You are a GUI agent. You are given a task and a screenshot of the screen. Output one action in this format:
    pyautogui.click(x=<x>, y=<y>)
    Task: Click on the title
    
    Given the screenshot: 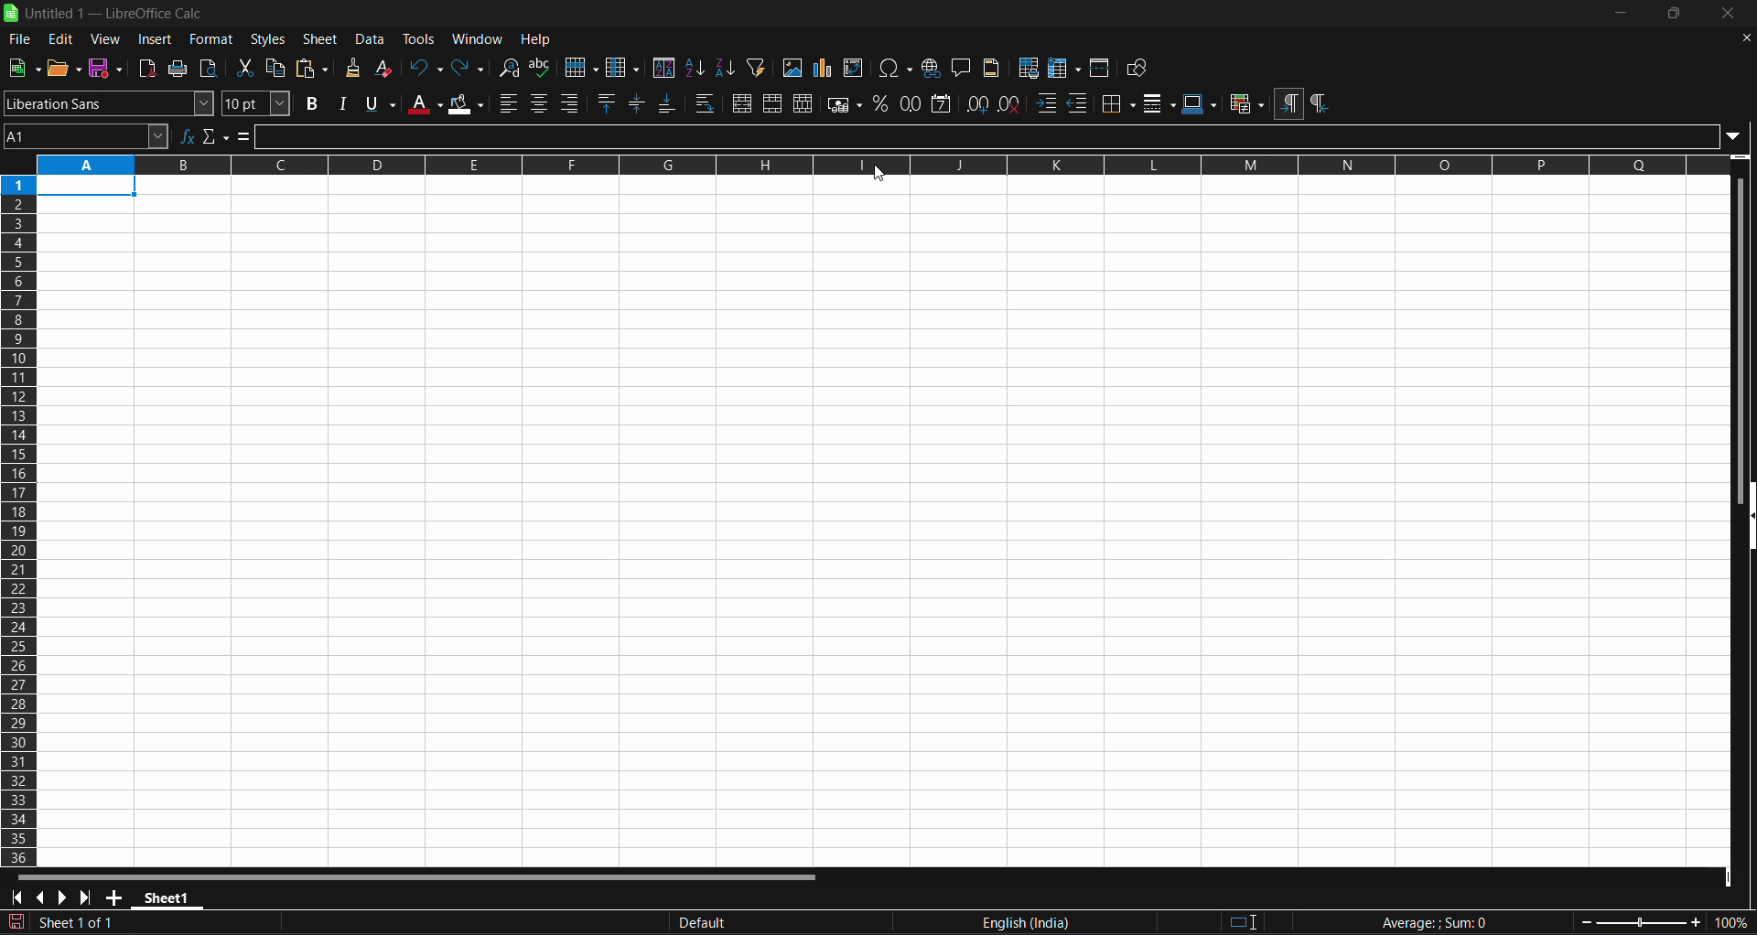 What is the action you would take?
    pyautogui.click(x=113, y=14)
    